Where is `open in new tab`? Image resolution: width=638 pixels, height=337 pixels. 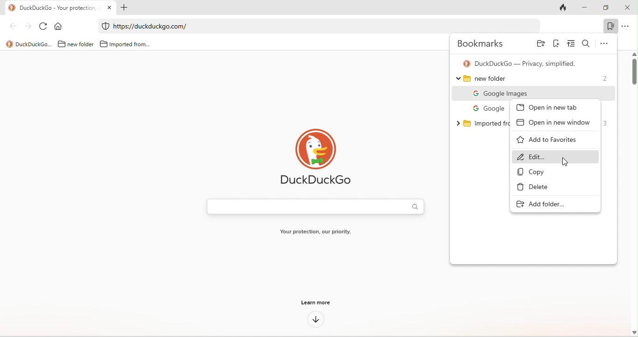
open in new tab is located at coordinates (550, 108).